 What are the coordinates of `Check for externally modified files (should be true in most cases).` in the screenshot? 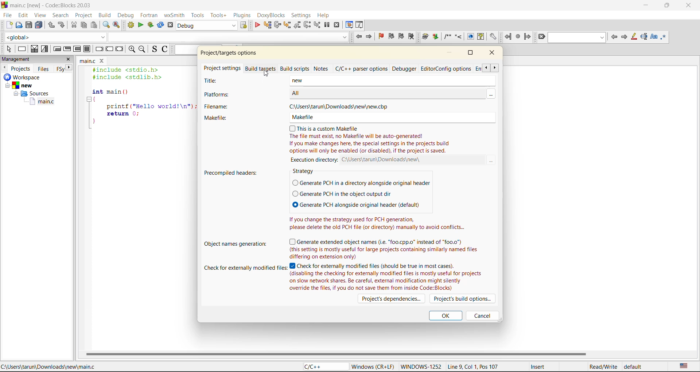 It's located at (381, 264).